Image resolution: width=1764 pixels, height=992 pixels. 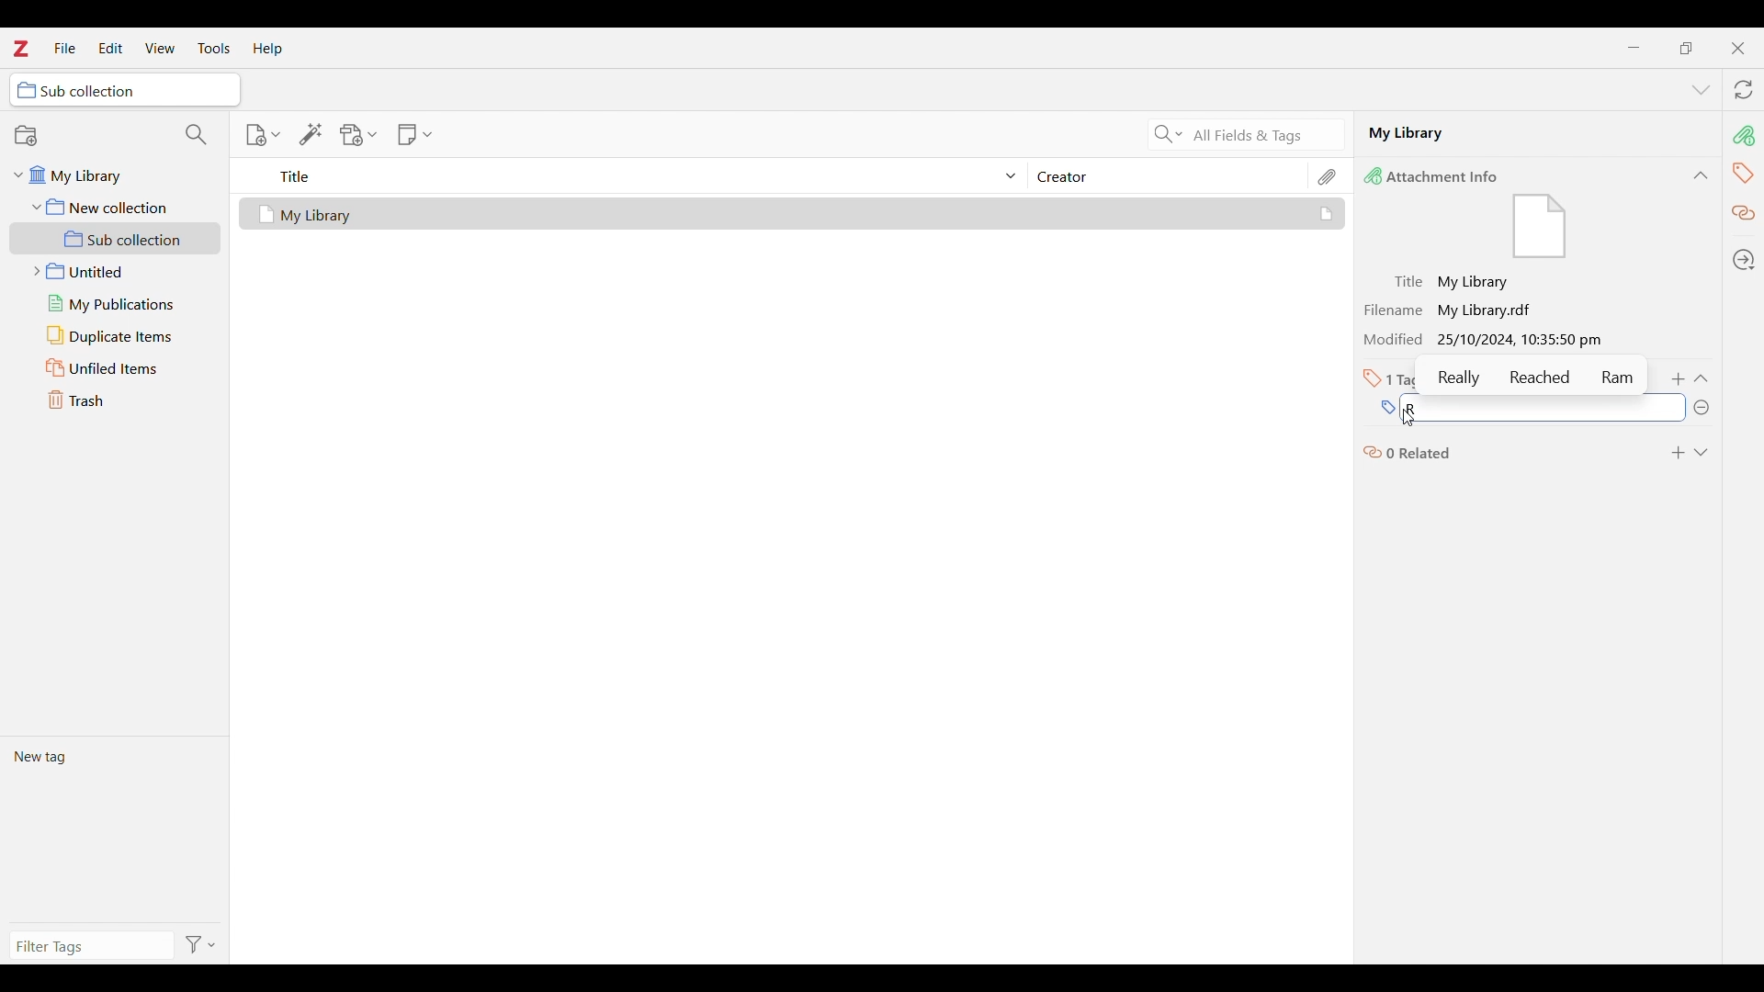 What do you see at coordinates (111, 269) in the screenshot?
I see `Untitled folder` at bounding box center [111, 269].